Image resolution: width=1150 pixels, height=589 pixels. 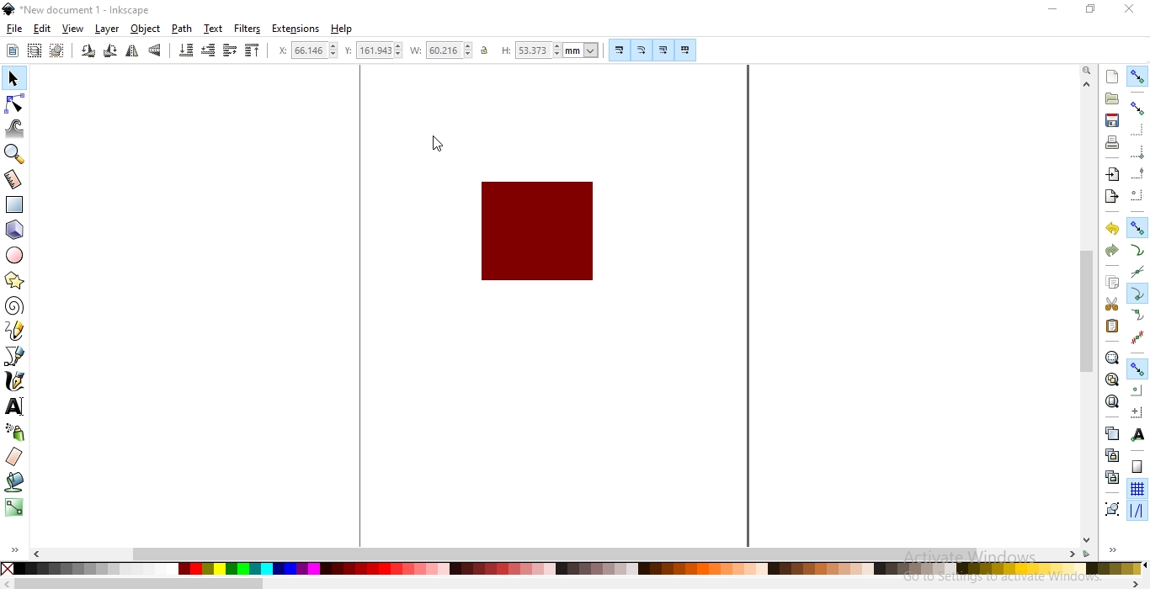 I want to click on erase existing paths, so click(x=14, y=458).